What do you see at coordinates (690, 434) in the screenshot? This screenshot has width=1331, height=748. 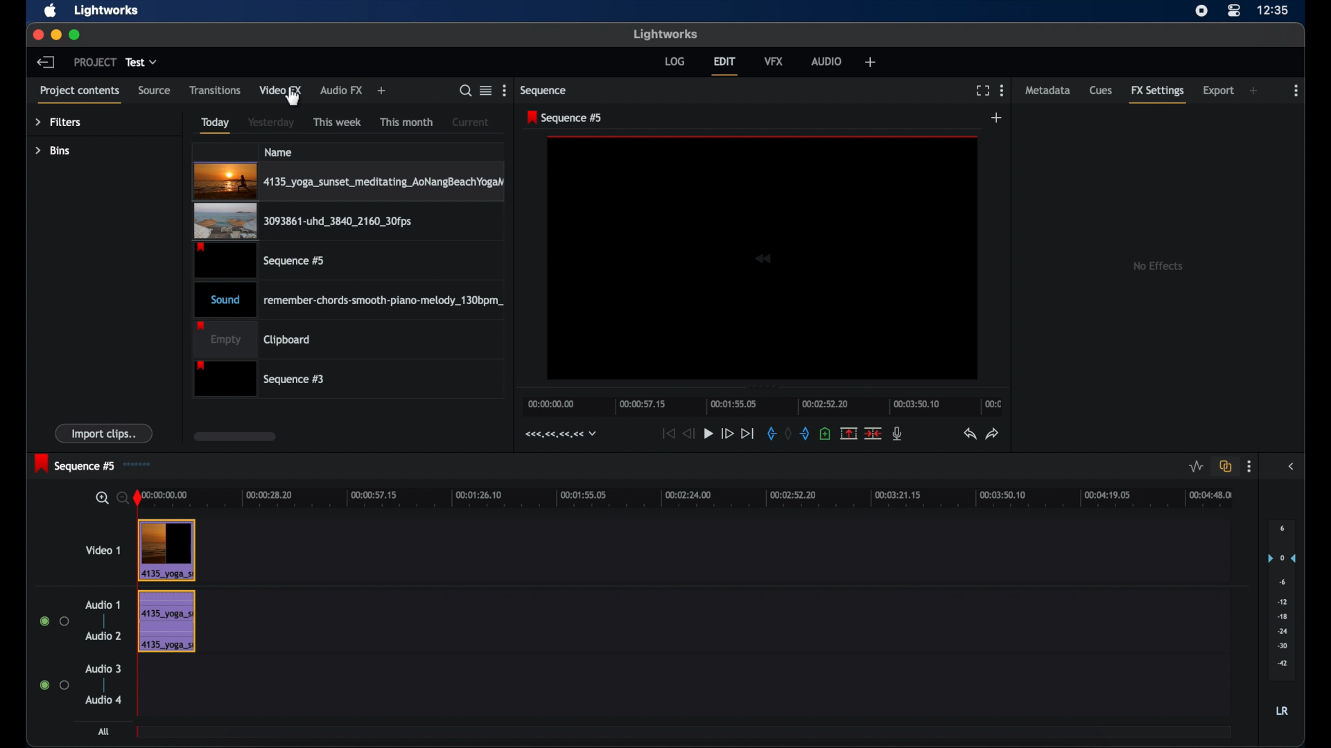 I see `rewind` at bounding box center [690, 434].